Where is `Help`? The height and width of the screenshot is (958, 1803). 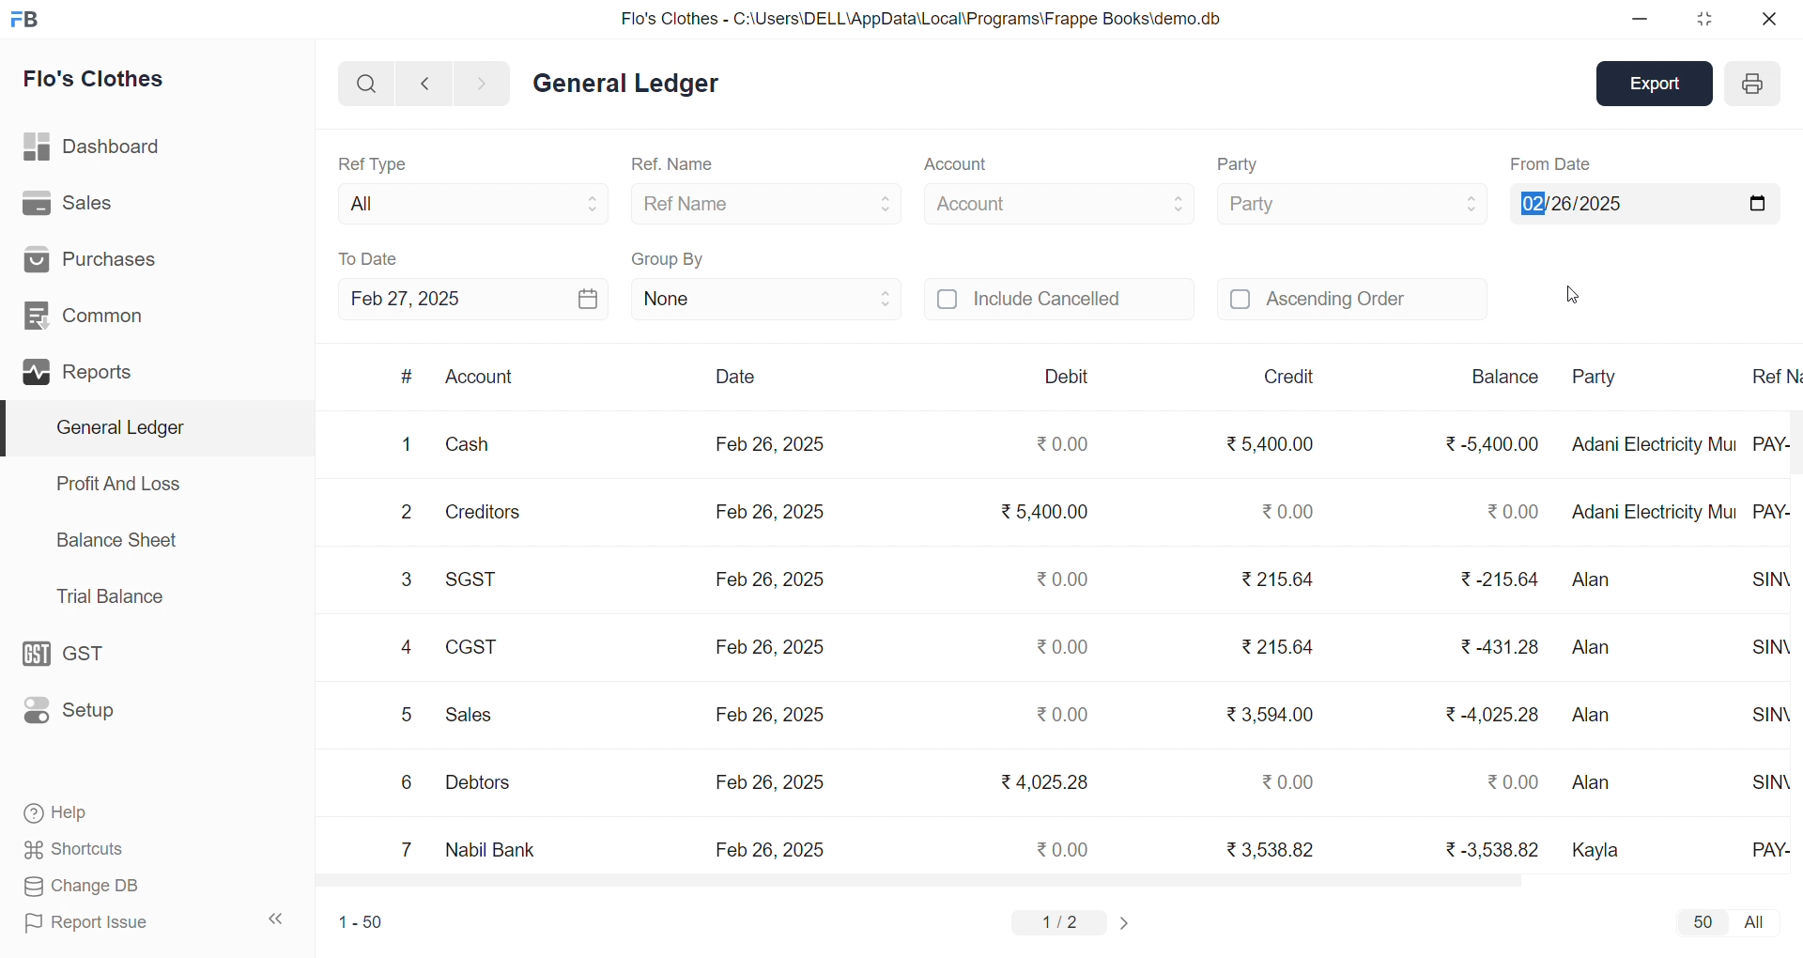 Help is located at coordinates (63, 815).